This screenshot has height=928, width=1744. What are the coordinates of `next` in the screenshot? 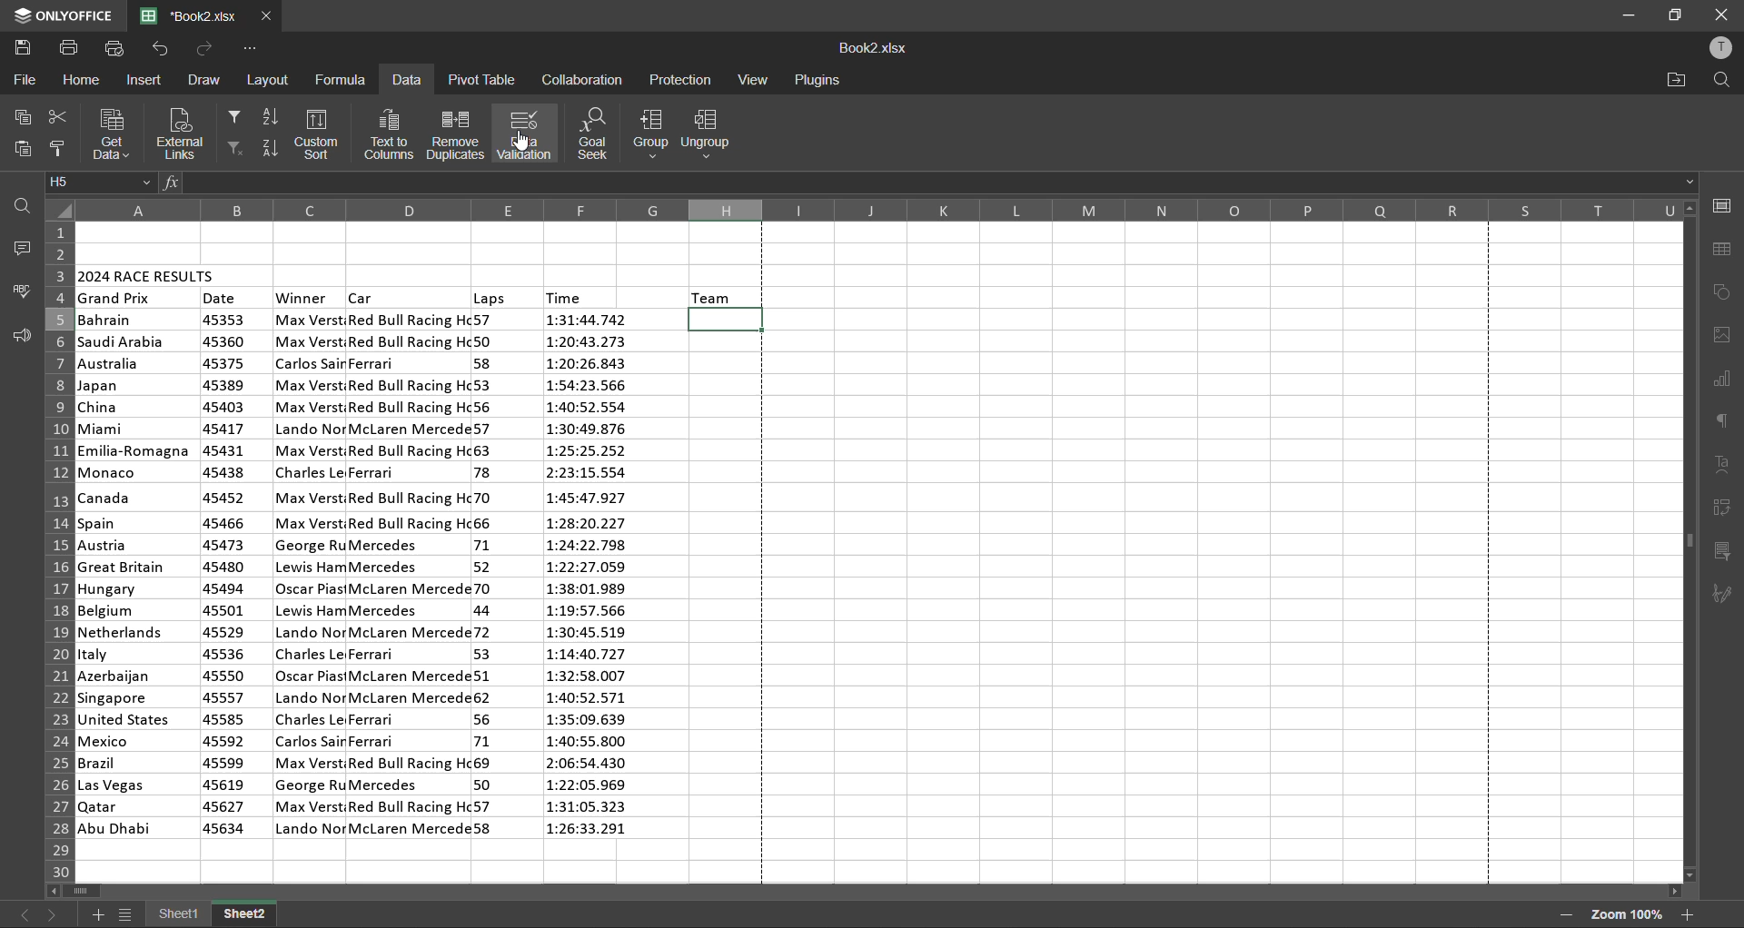 It's located at (54, 912).